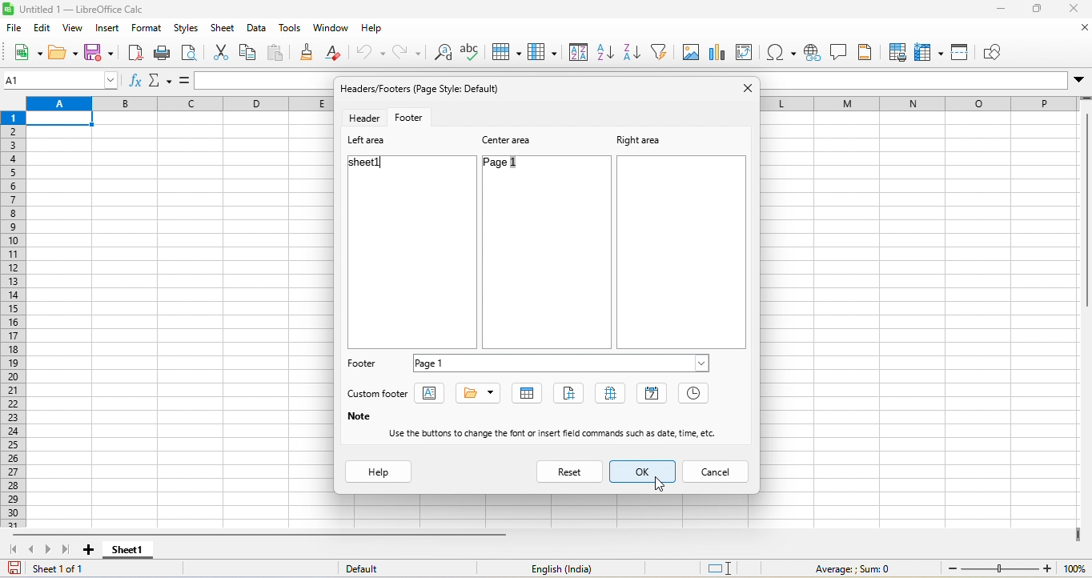  I want to click on page, so click(572, 393).